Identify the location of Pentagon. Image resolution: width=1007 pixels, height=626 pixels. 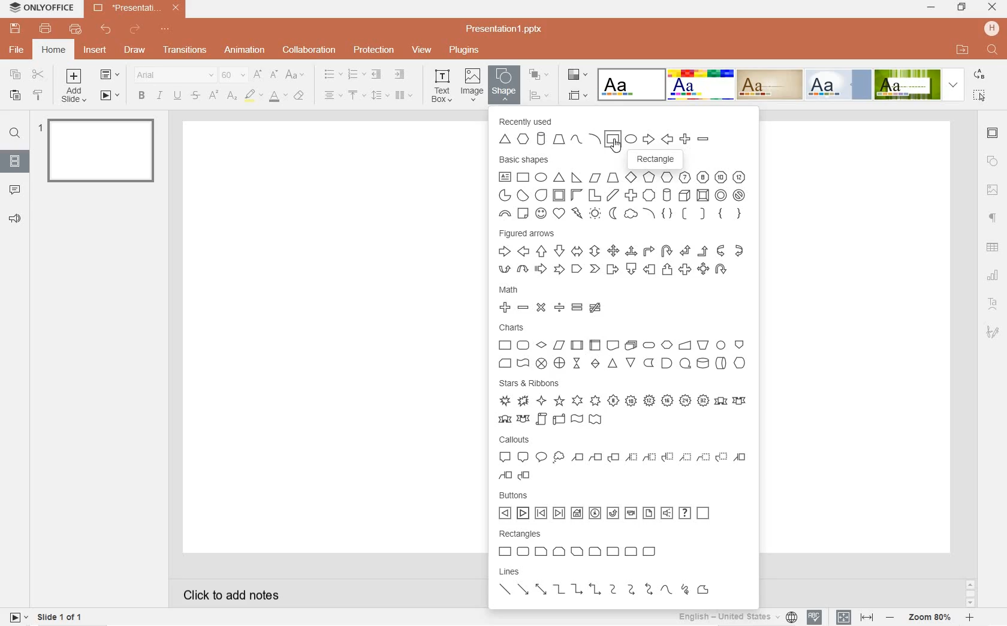
(649, 178).